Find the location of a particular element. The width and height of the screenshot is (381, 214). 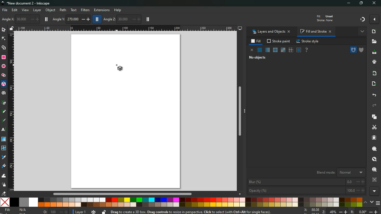

edit is located at coordinates (15, 10).